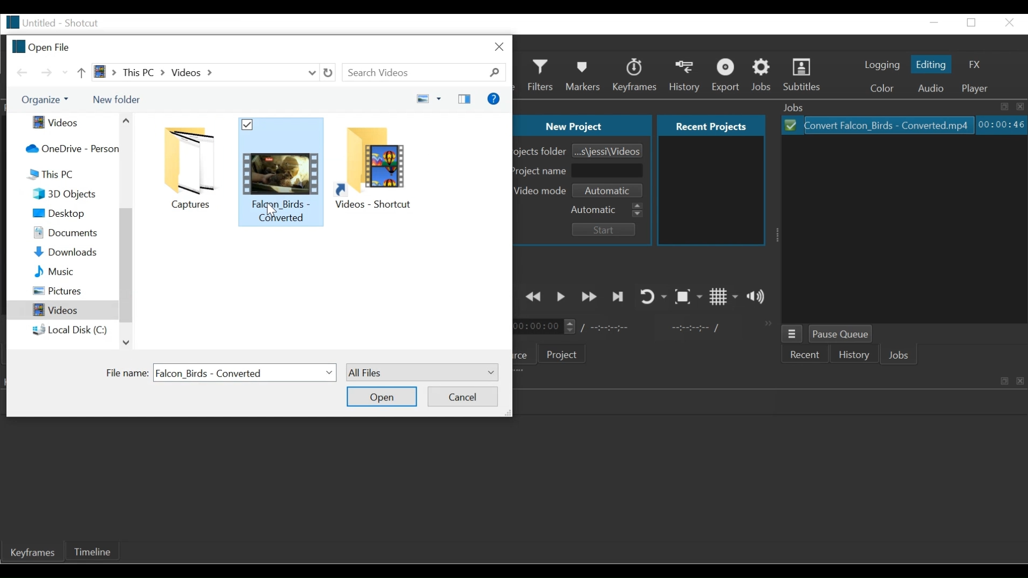 This screenshot has height=578, width=1028. Describe the element at coordinates (608, 210) in the screenshot. I see `Automatic` at that location.